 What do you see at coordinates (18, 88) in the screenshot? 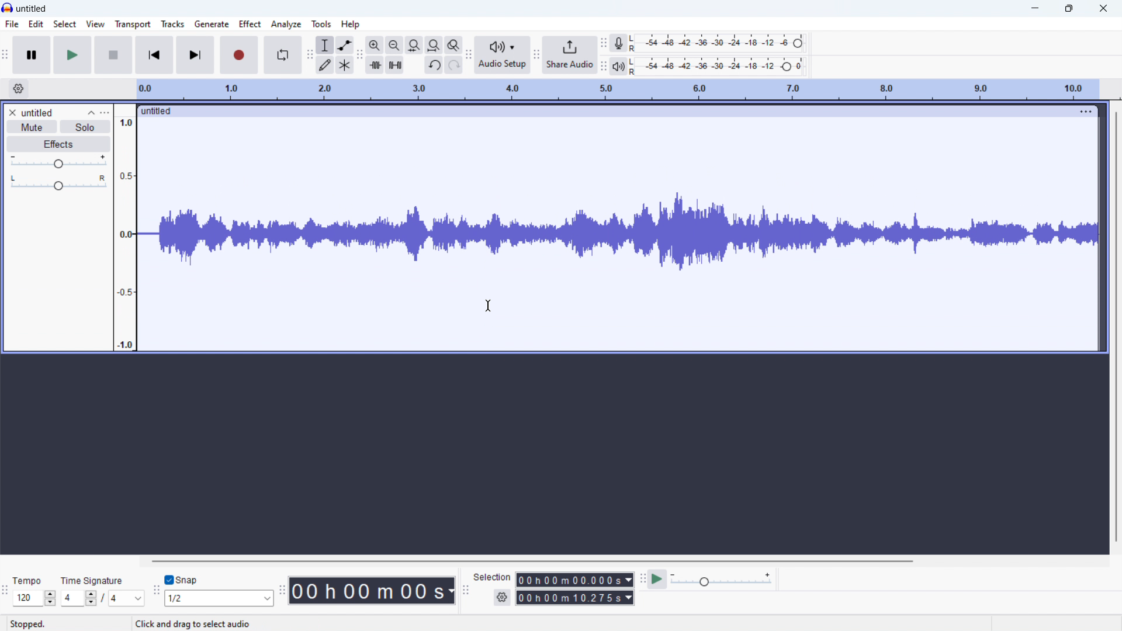
I see `timeline settings` at bounding box center [18, 88].